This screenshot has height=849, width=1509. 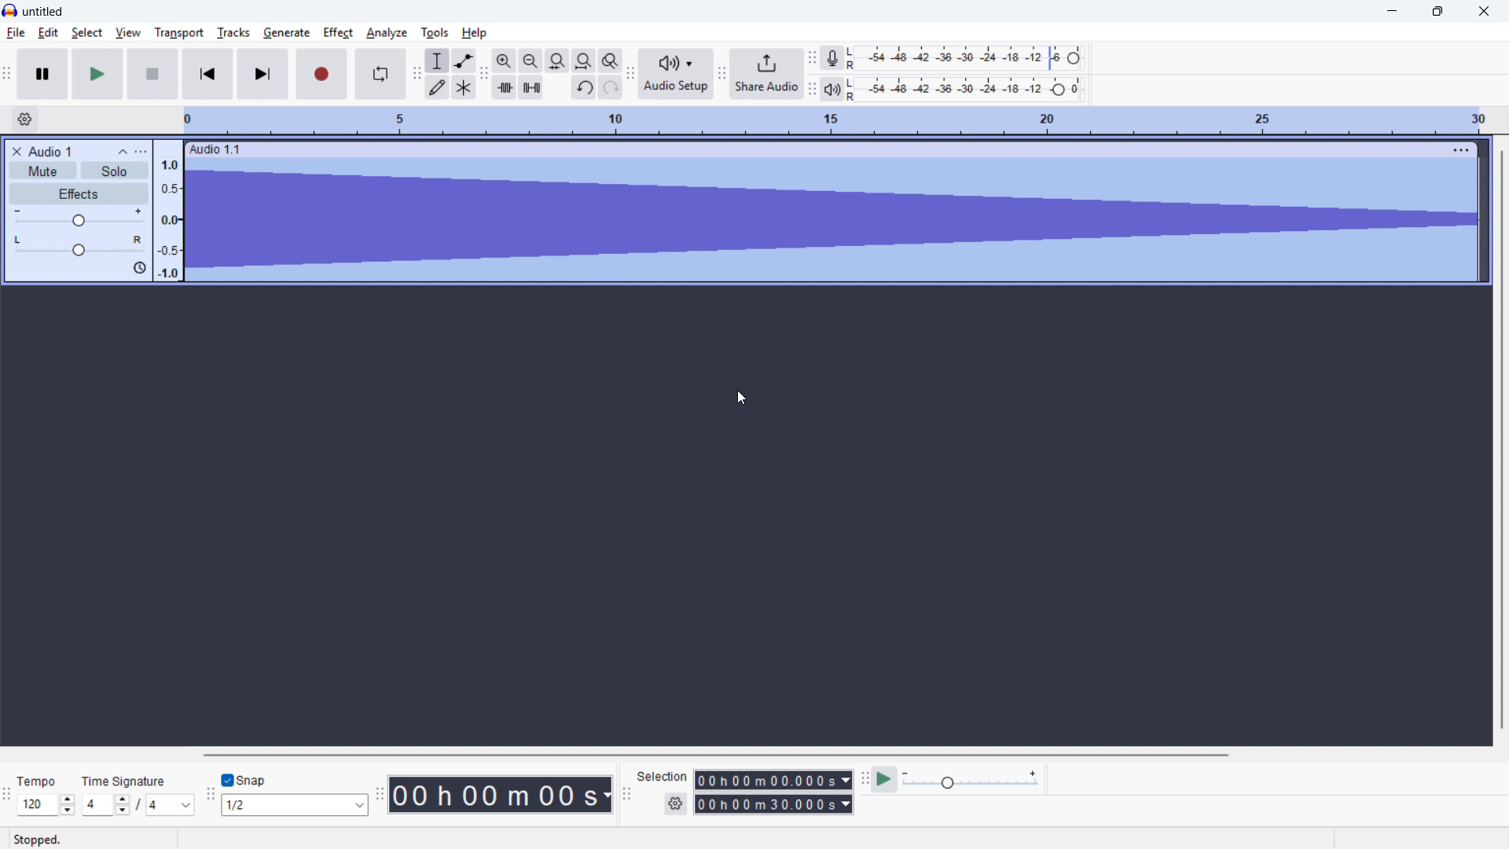 What do you see at coordinates (49, 33) in the screenshot?
I see `Edit ` at bounding box center [49, 33].